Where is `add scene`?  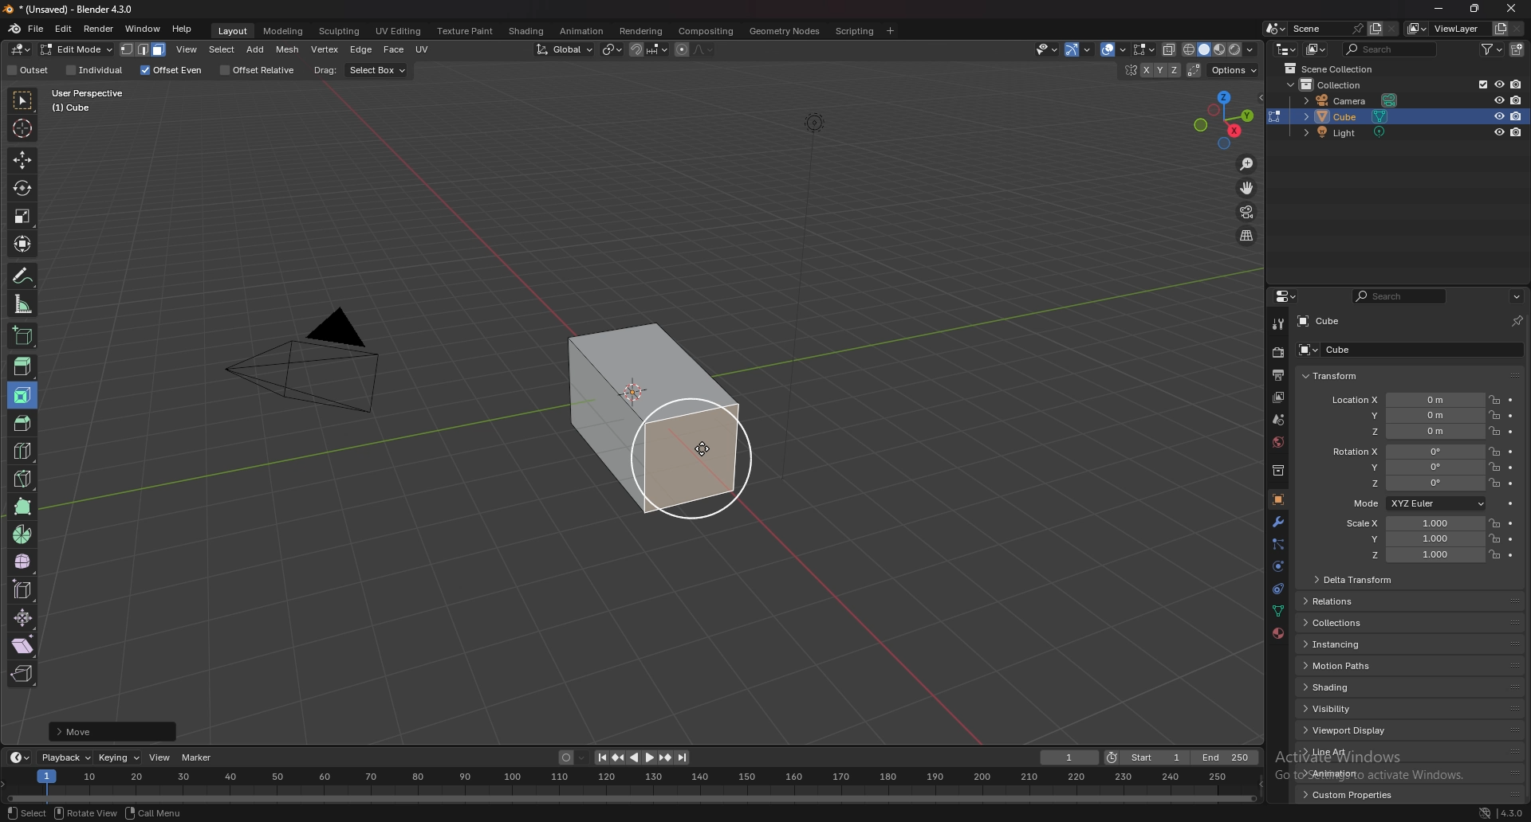
add scene is located at coordinates (1375, 29).